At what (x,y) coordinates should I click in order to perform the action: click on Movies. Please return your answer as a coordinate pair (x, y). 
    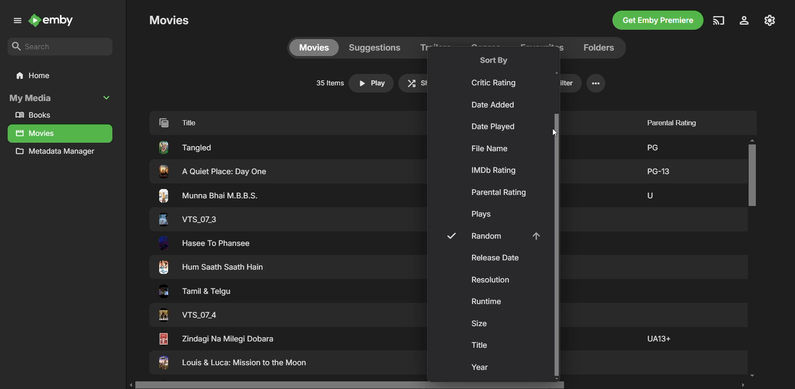
    Looking at the image, I should click on (169, 20).